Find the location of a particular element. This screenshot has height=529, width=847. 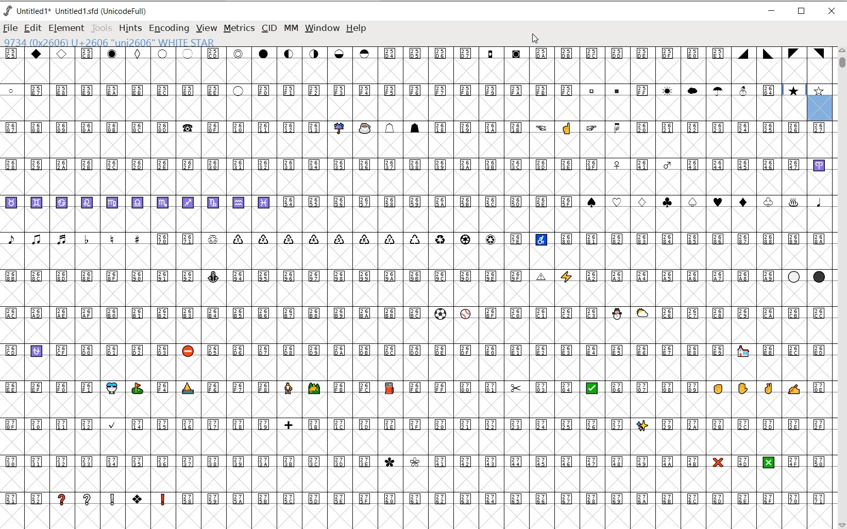

MINIMIZE is located at coordinates (771, 11).